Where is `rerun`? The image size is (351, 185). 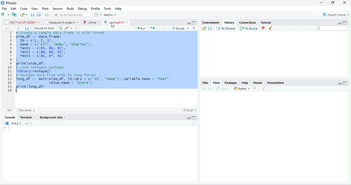
rerun is located at coordinates (152, 28).